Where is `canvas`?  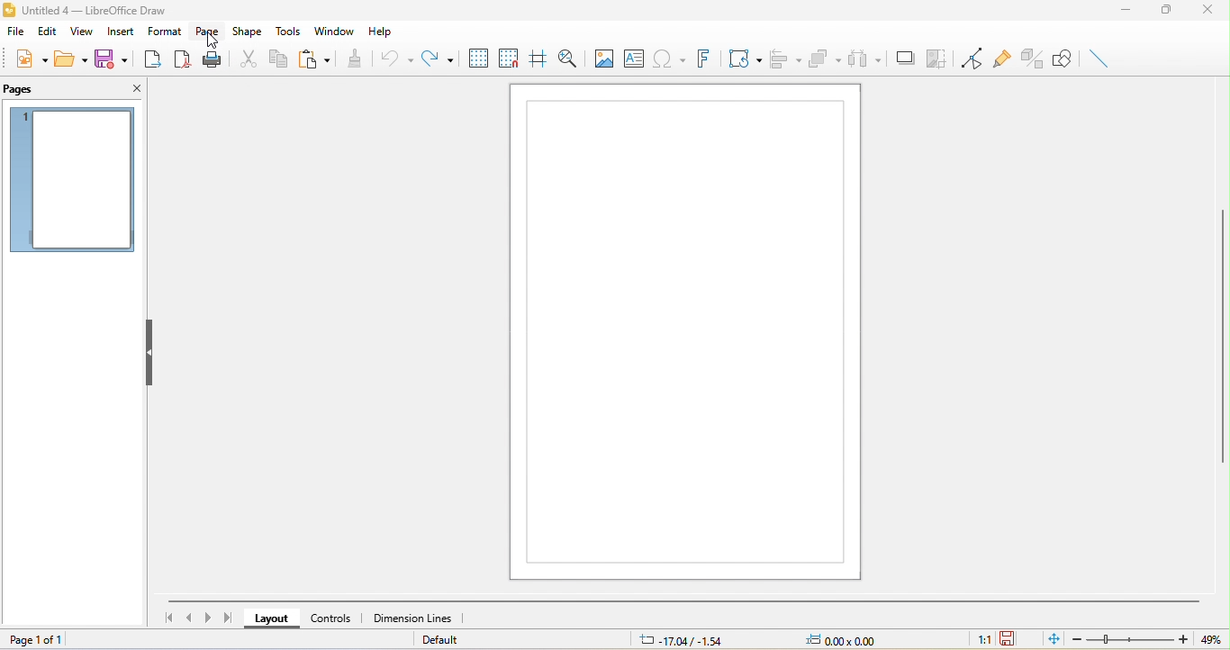 canvas is located at coordinates (686, 331).